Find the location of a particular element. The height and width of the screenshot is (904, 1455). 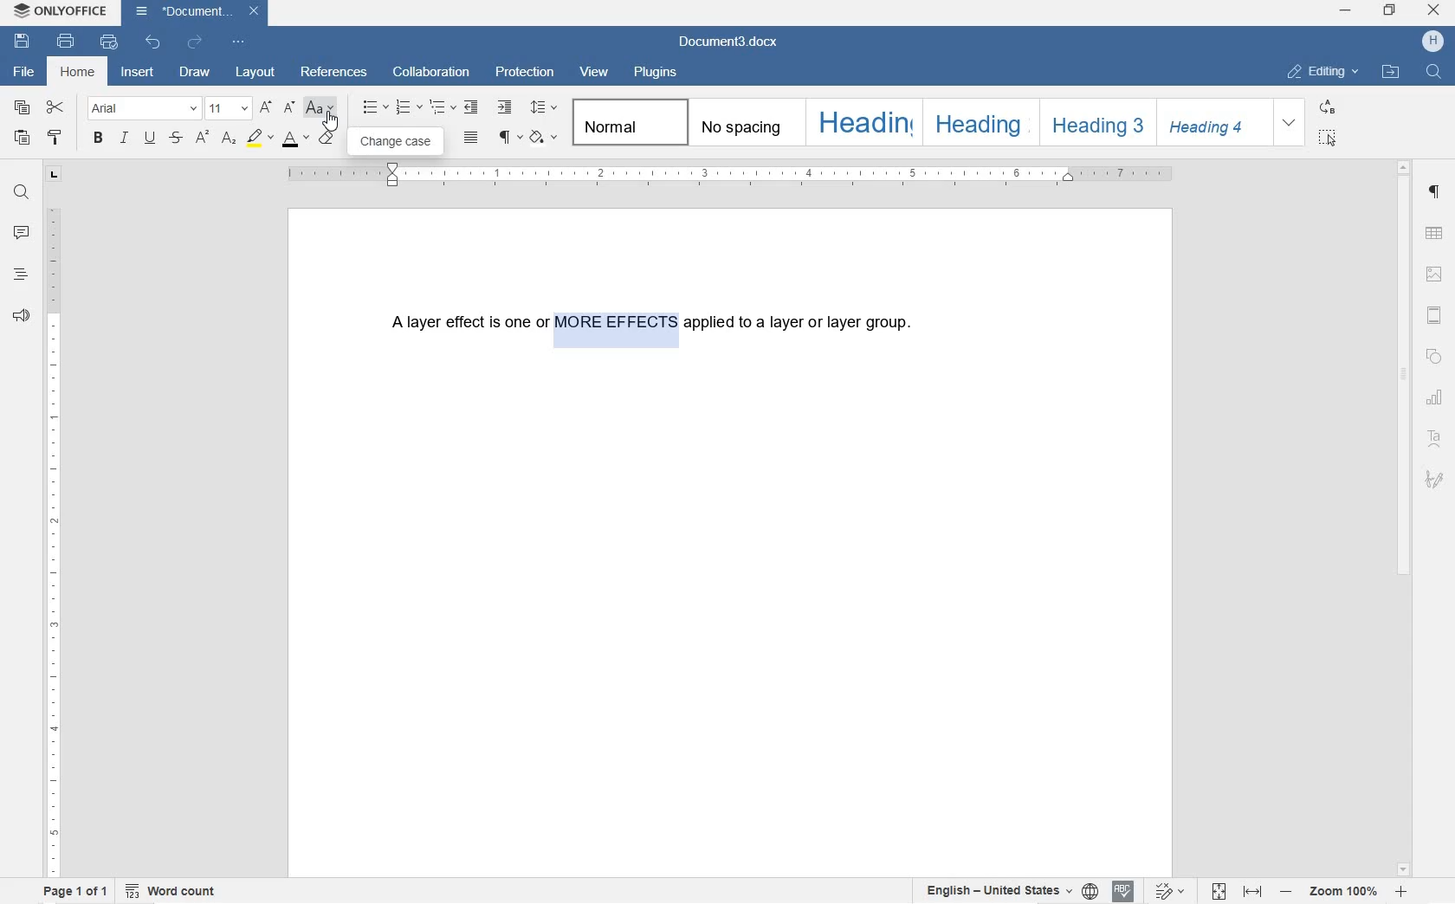

REDO is located at coordinates (195, 42).